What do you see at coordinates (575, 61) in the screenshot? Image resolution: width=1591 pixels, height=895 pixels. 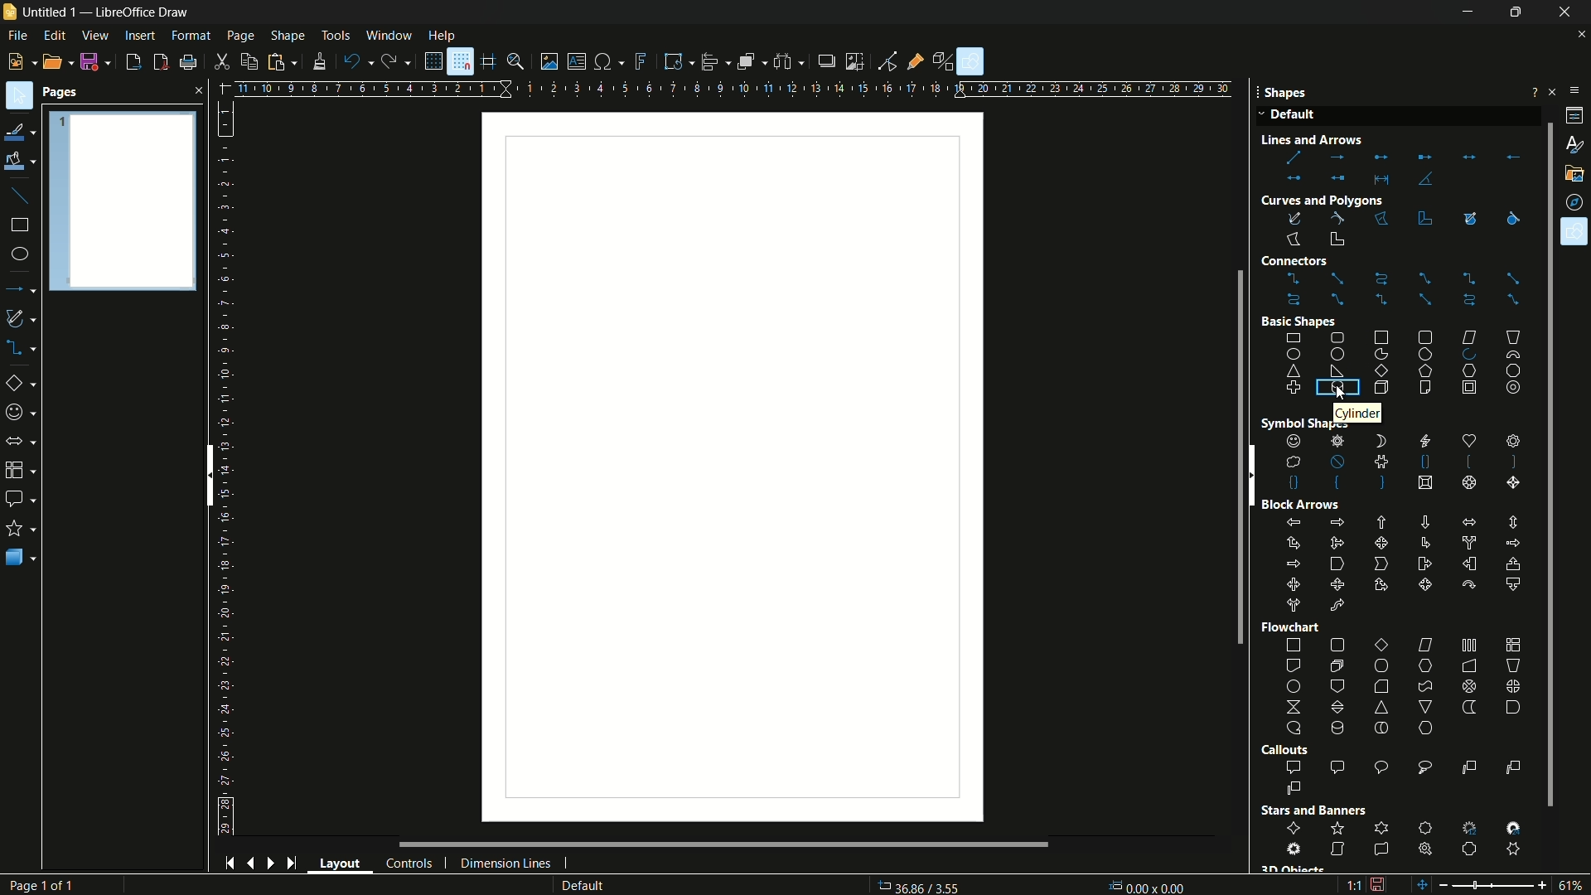 I see `insert textbox` at bounding box center [575, 61].